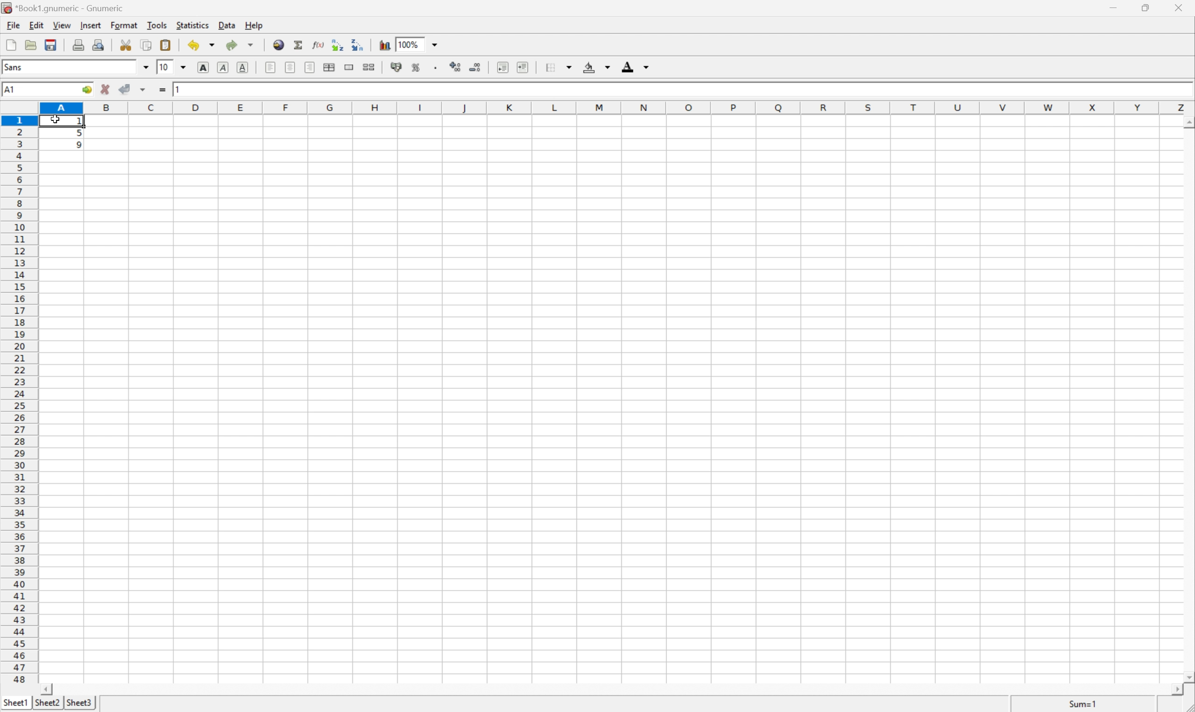  Describe the element at coordinates (106, 89) in the screenshot. I see `cancel changes` at that location.